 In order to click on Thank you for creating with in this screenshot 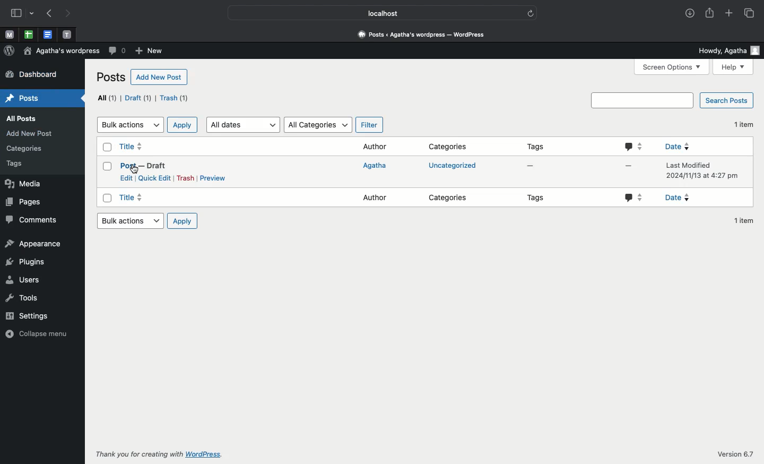, I will do `click(139, 455)`.